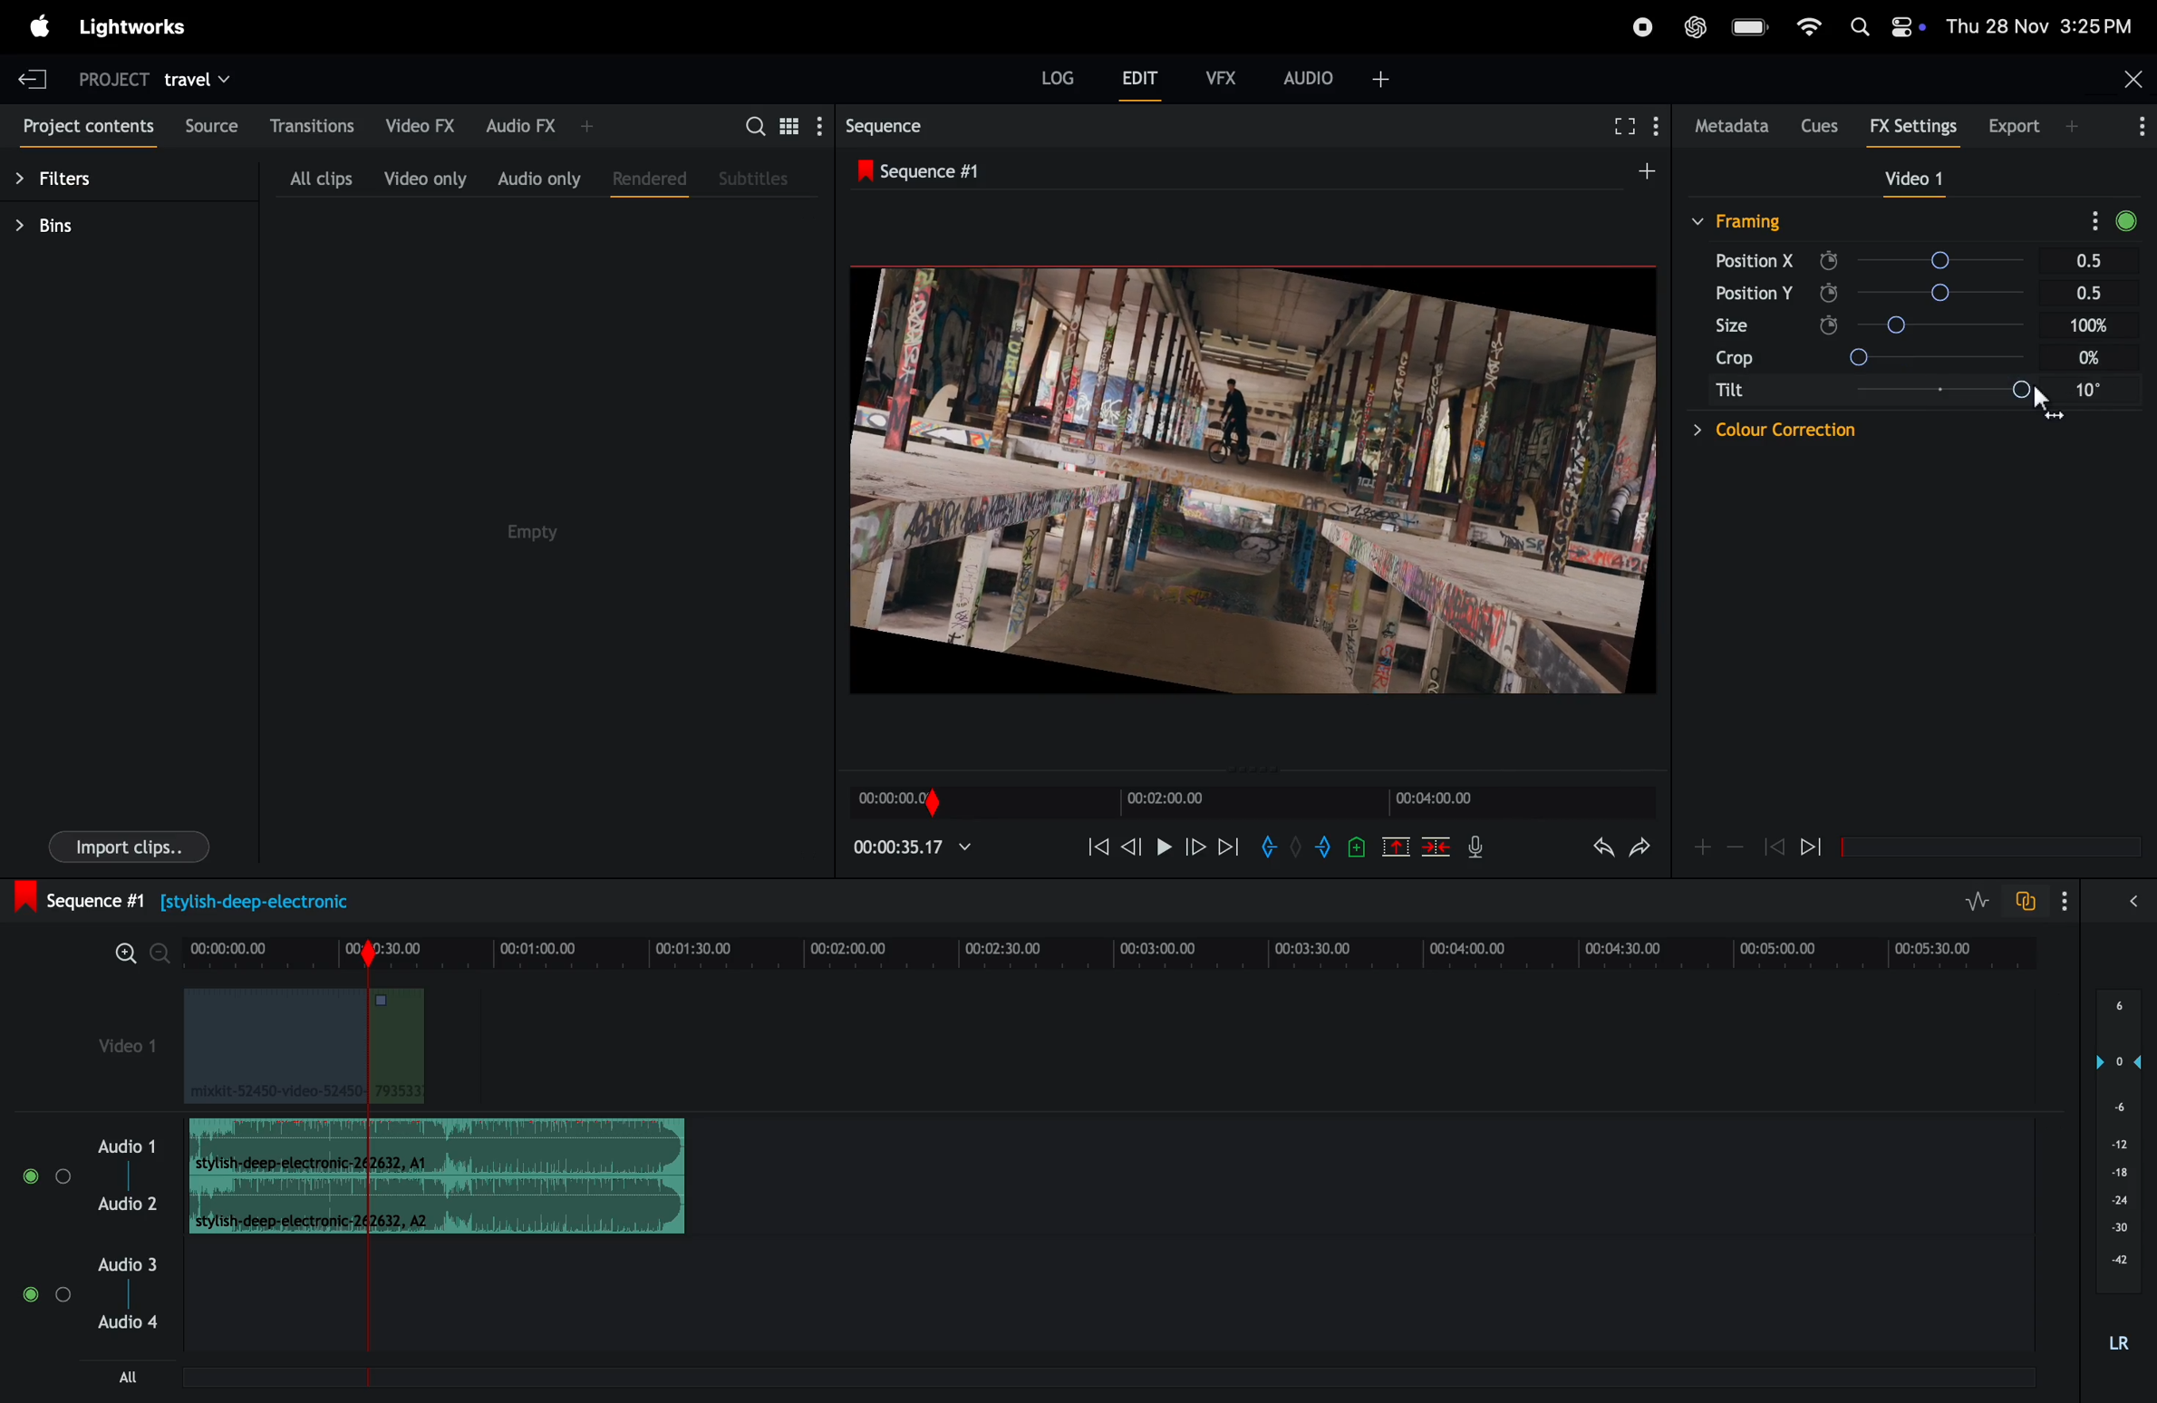  What do you see at coordinates (1881, 28) in the screenshot?
I see `apple widgets` at bounding box center [1881, 28].